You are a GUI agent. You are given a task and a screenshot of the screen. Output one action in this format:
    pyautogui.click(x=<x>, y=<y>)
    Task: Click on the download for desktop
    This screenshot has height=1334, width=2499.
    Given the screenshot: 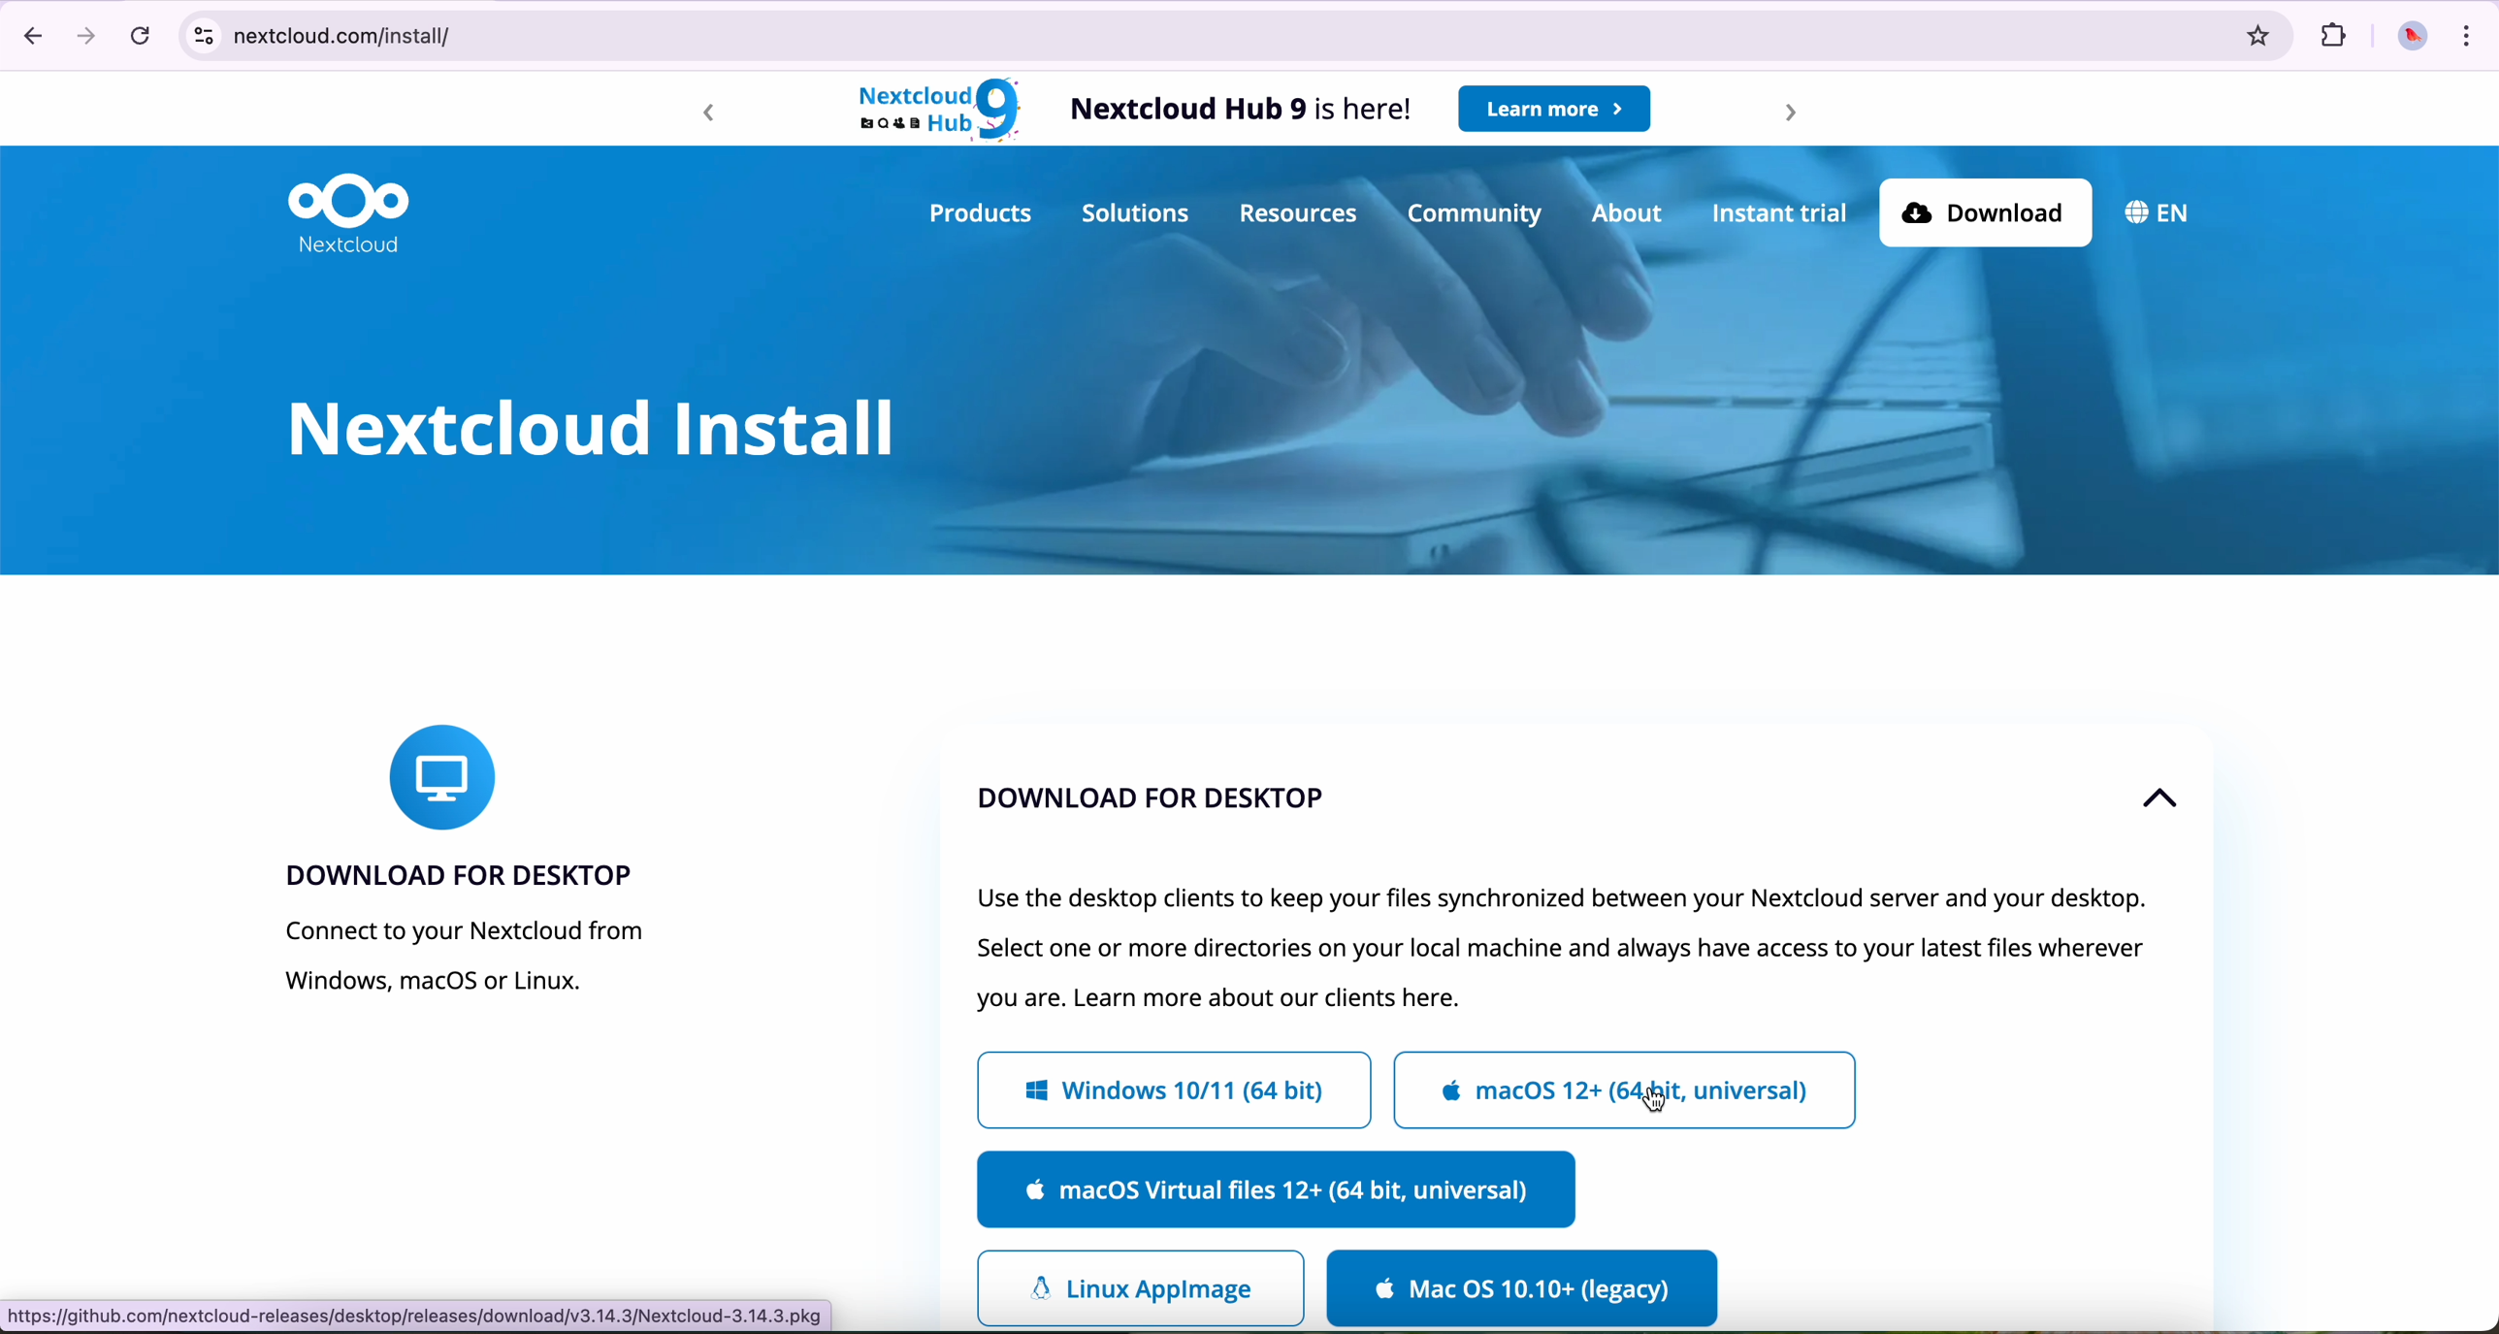 What is the action you would take?
    pyautogui.click(x=458, y=872)
    